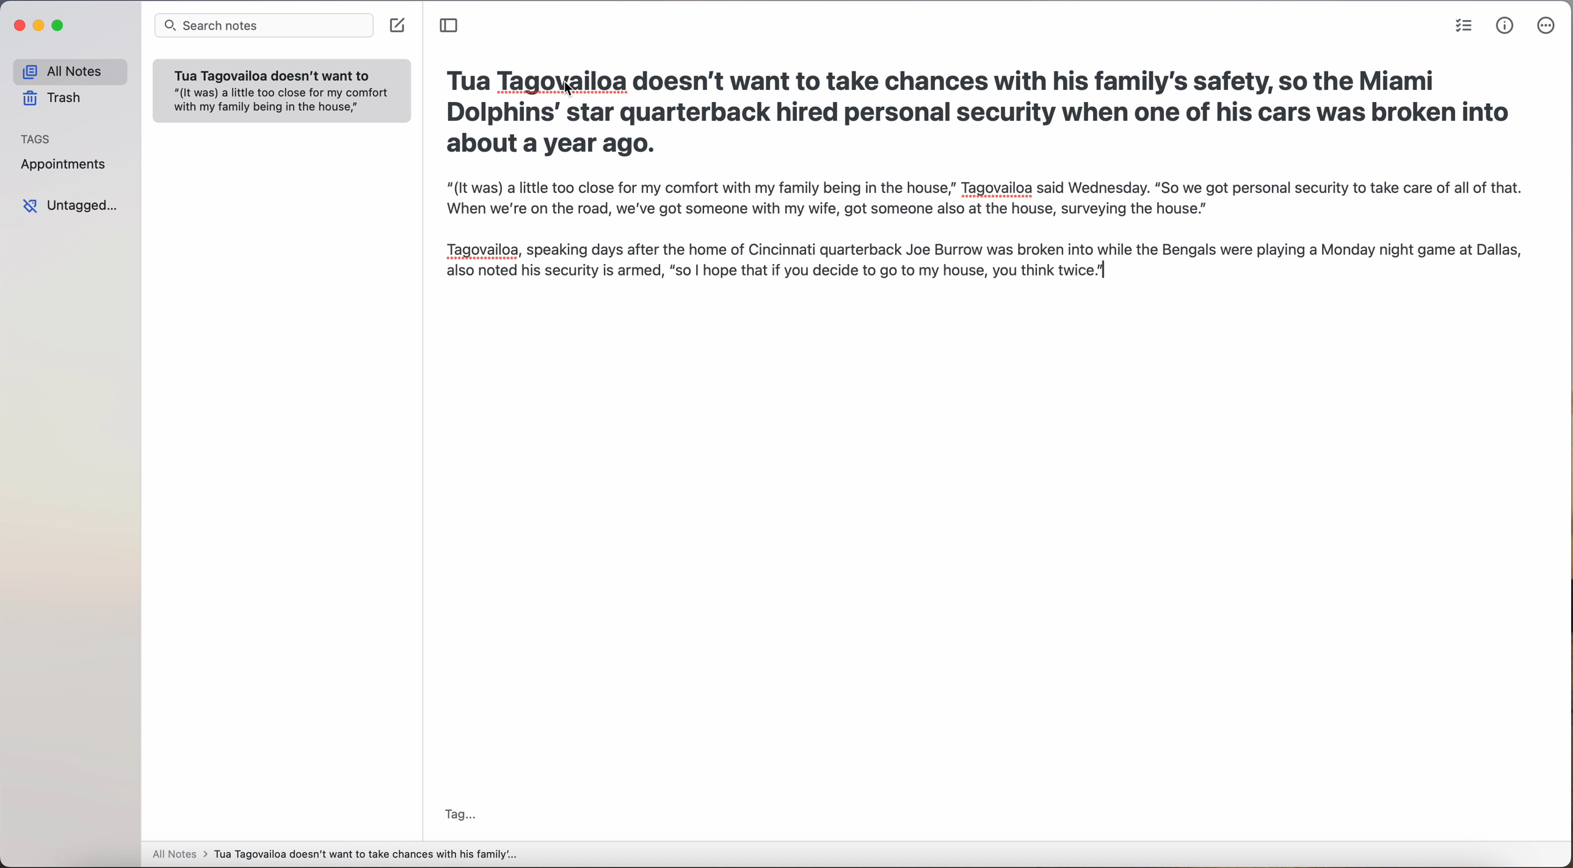  Describe the element at coordinates (276, 93) in the screenshot. I see `Tua Tagovailoa doesn’t want to
“(It was) a little too close for my comfort
with my family being in the house,”` at that location.